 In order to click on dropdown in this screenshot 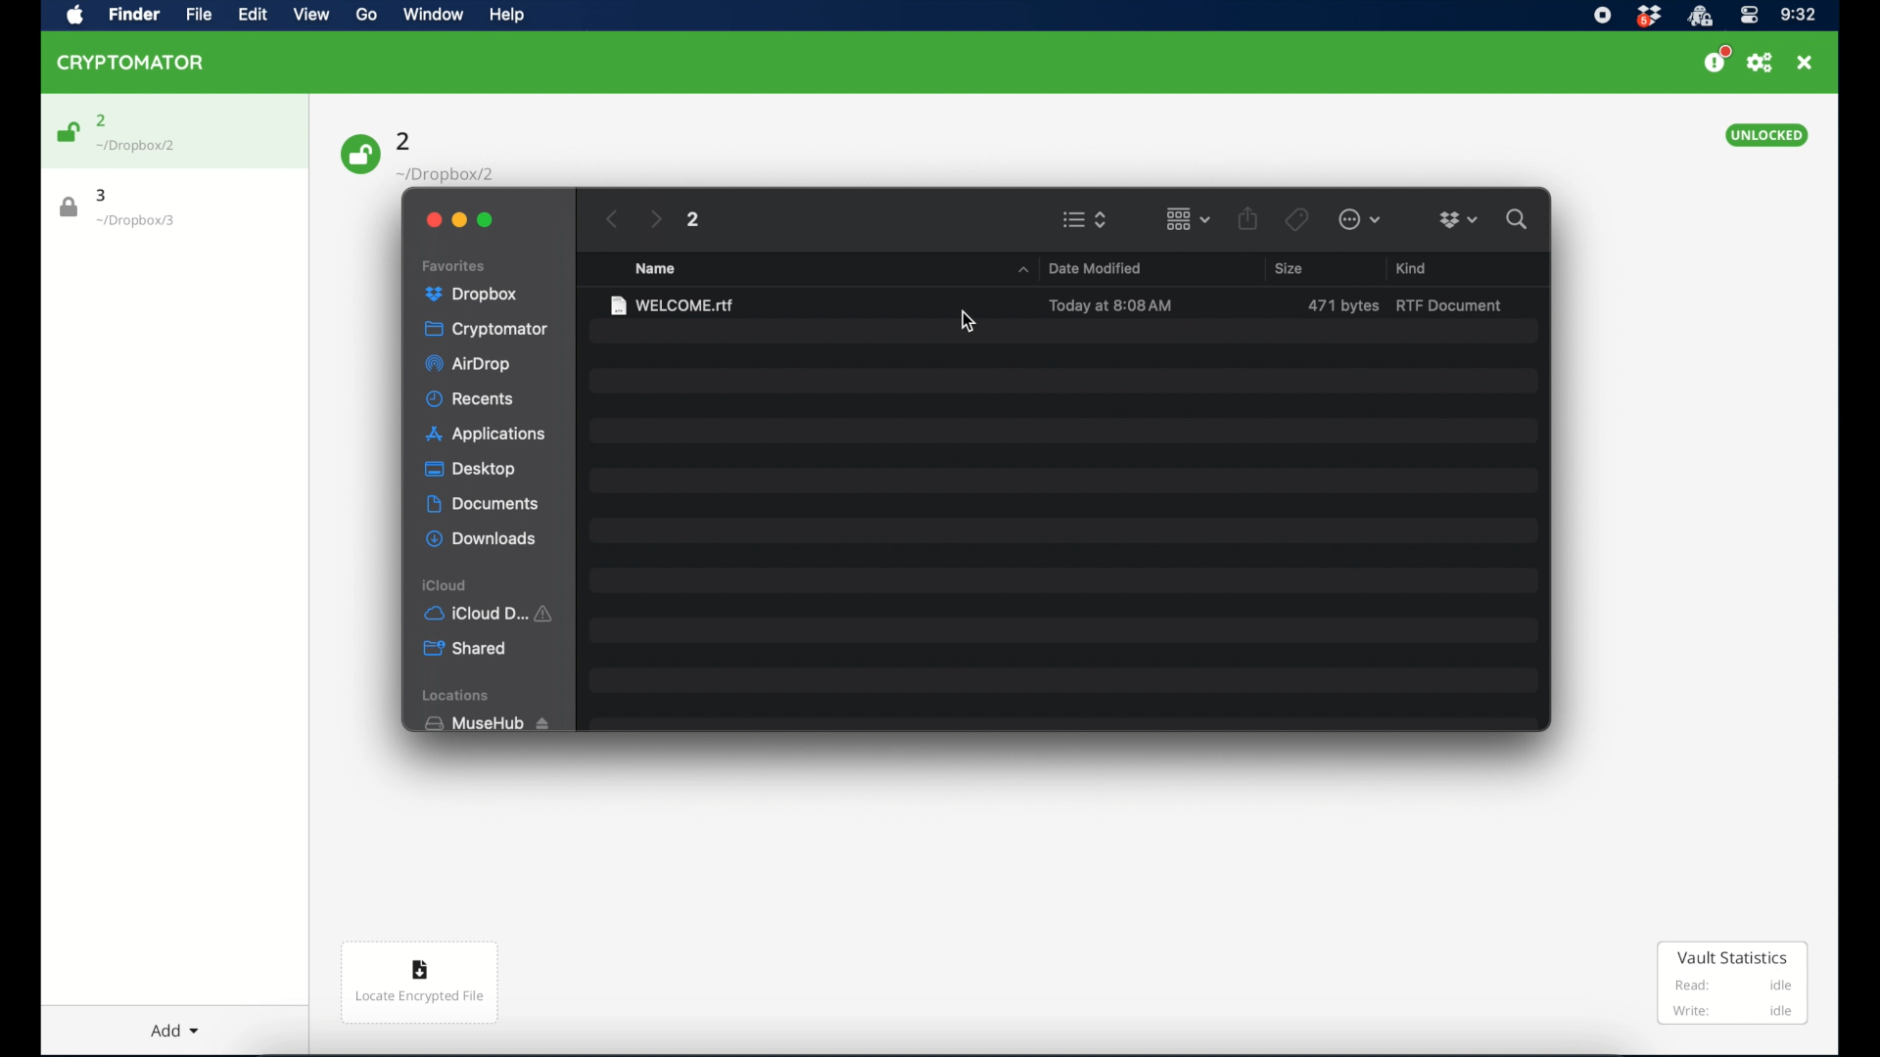, I will do `click(1022, 270)`.